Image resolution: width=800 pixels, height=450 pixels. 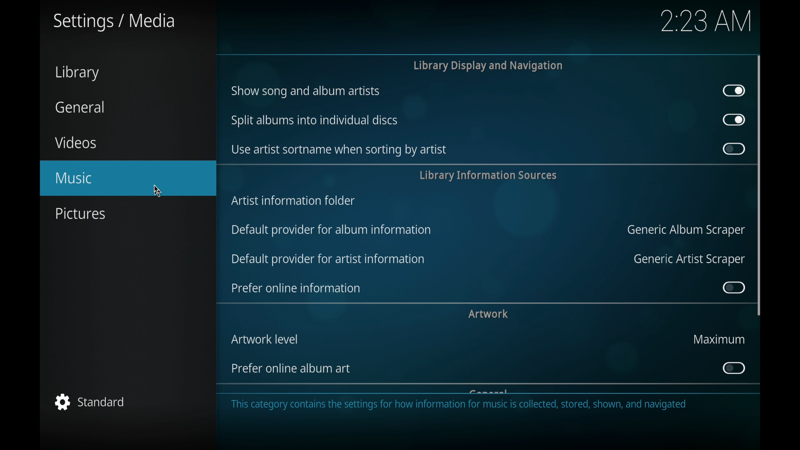 I want to click on scroll box, so click(x=759, y=185).